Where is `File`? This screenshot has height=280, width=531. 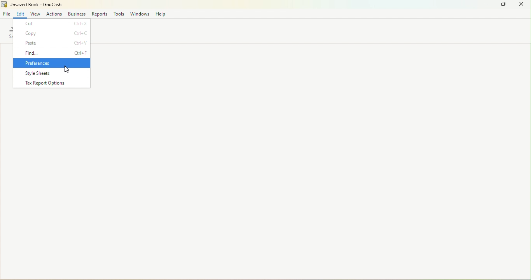
File is located at coordinates (7, 13).